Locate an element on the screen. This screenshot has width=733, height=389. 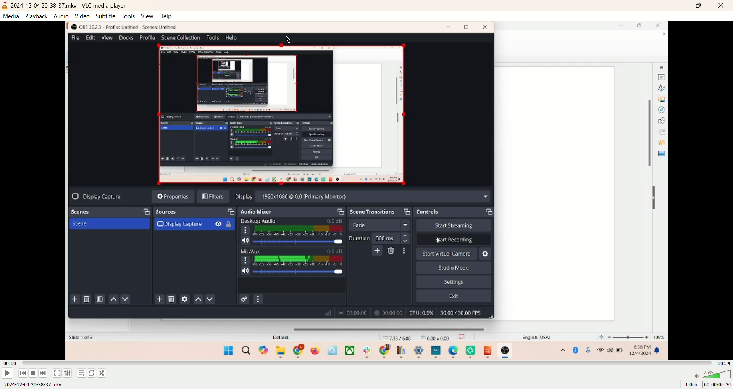
volume bar is located at coordinates (710, 373).